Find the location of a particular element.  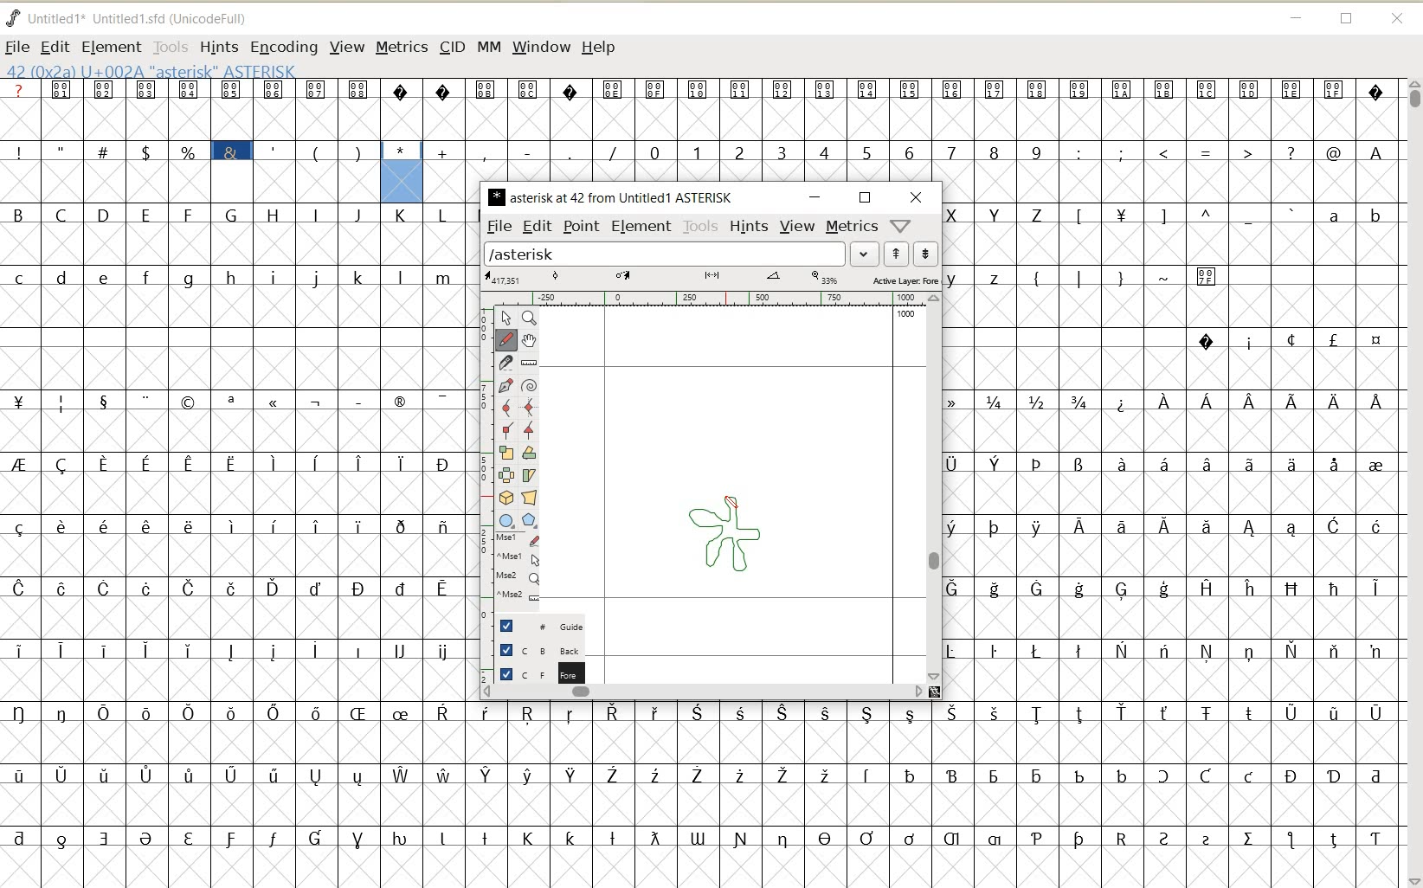

perform a perspective transformation on the selection is located at coordinates (529, 498).